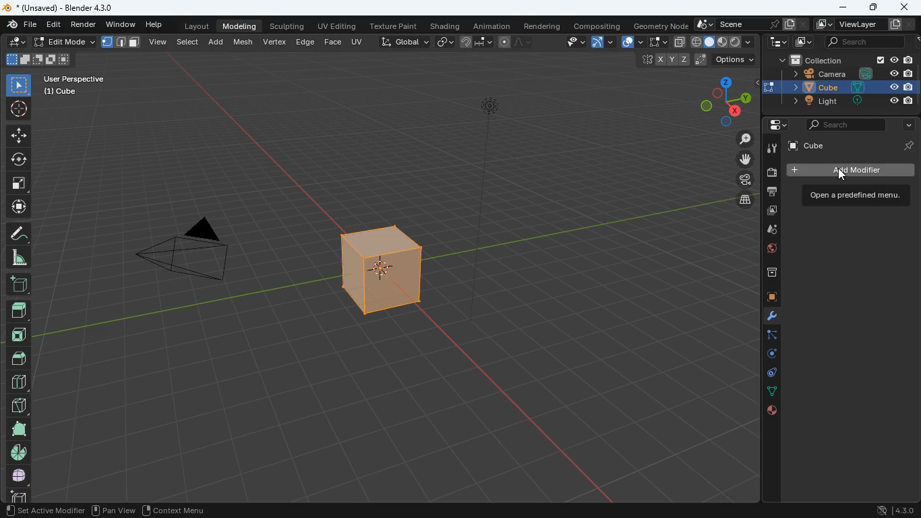  What do you see at coordinates (841, 7) in the screenshot?
I see `minimize` at bounding box center [841, 7].